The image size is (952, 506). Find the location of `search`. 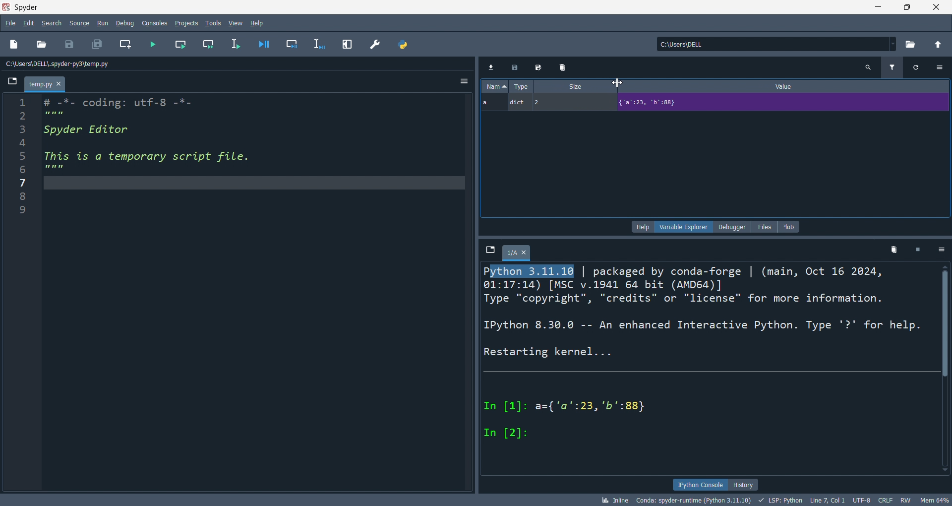

search is located at coordinates (53, 22).